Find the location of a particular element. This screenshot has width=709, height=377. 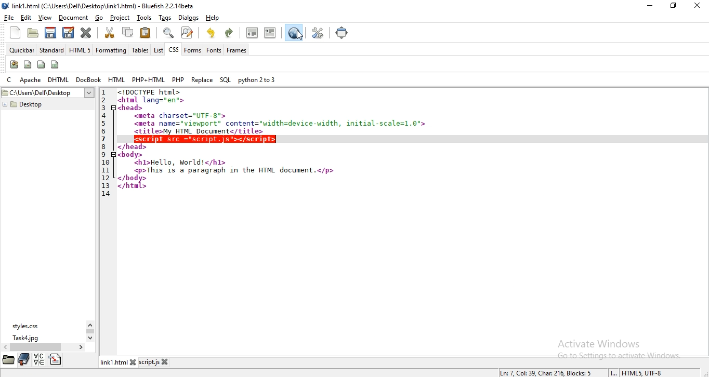

11 is located at coordinates (106, 170).